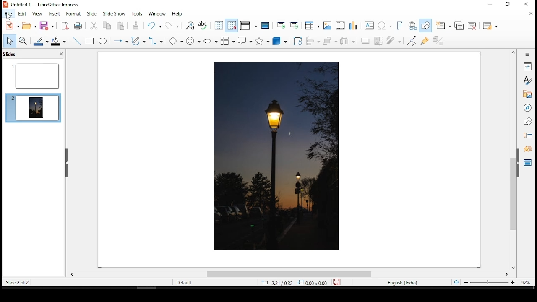 This screenshot has width=537, height=302. What do you see at coordinates (189, 25) in the screenshot?
I see `find and replace` at bounding box center [189, 25].